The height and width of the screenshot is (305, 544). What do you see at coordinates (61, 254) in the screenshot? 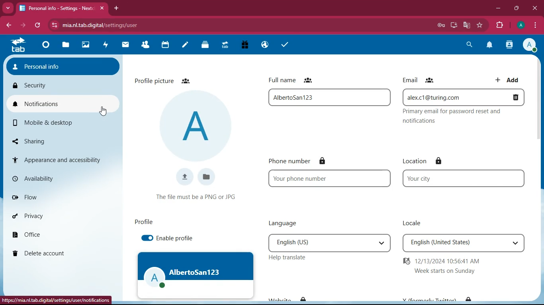
I see `delete account` at bounding box center [61, 254].